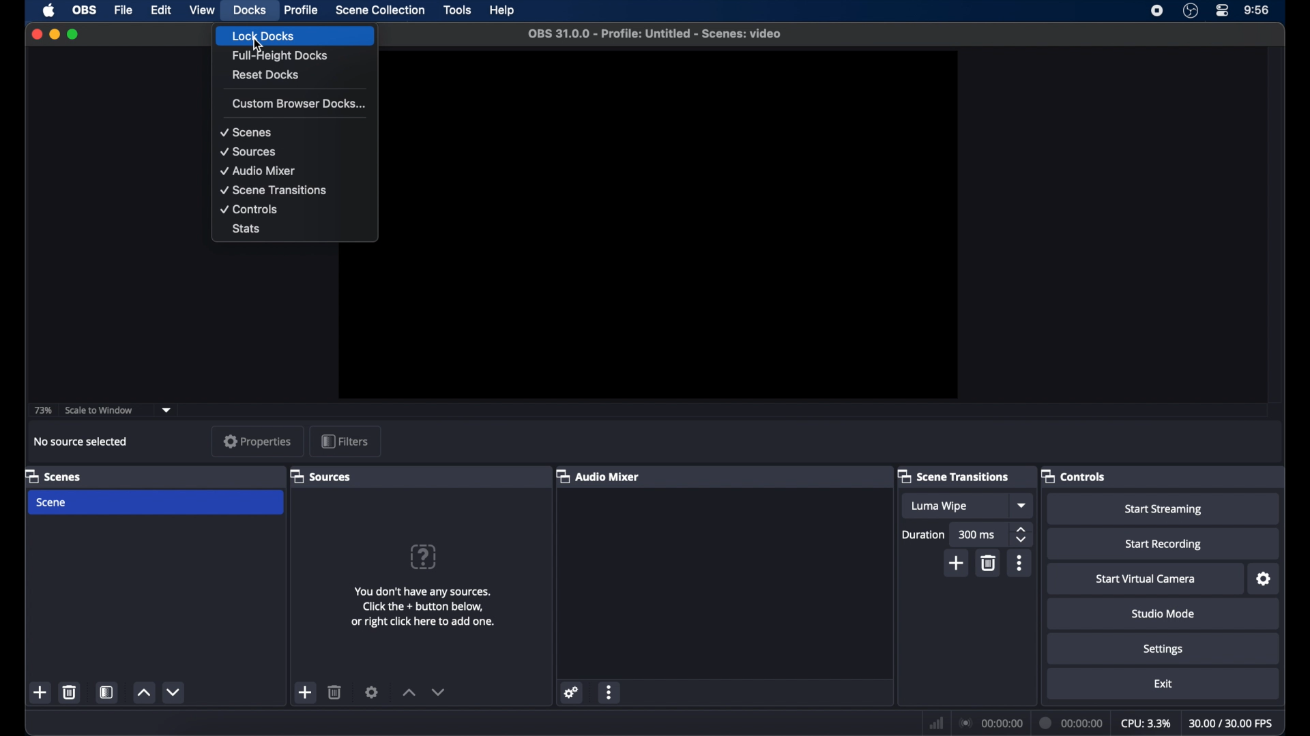  I want to click on fps, so click(1232, 722).